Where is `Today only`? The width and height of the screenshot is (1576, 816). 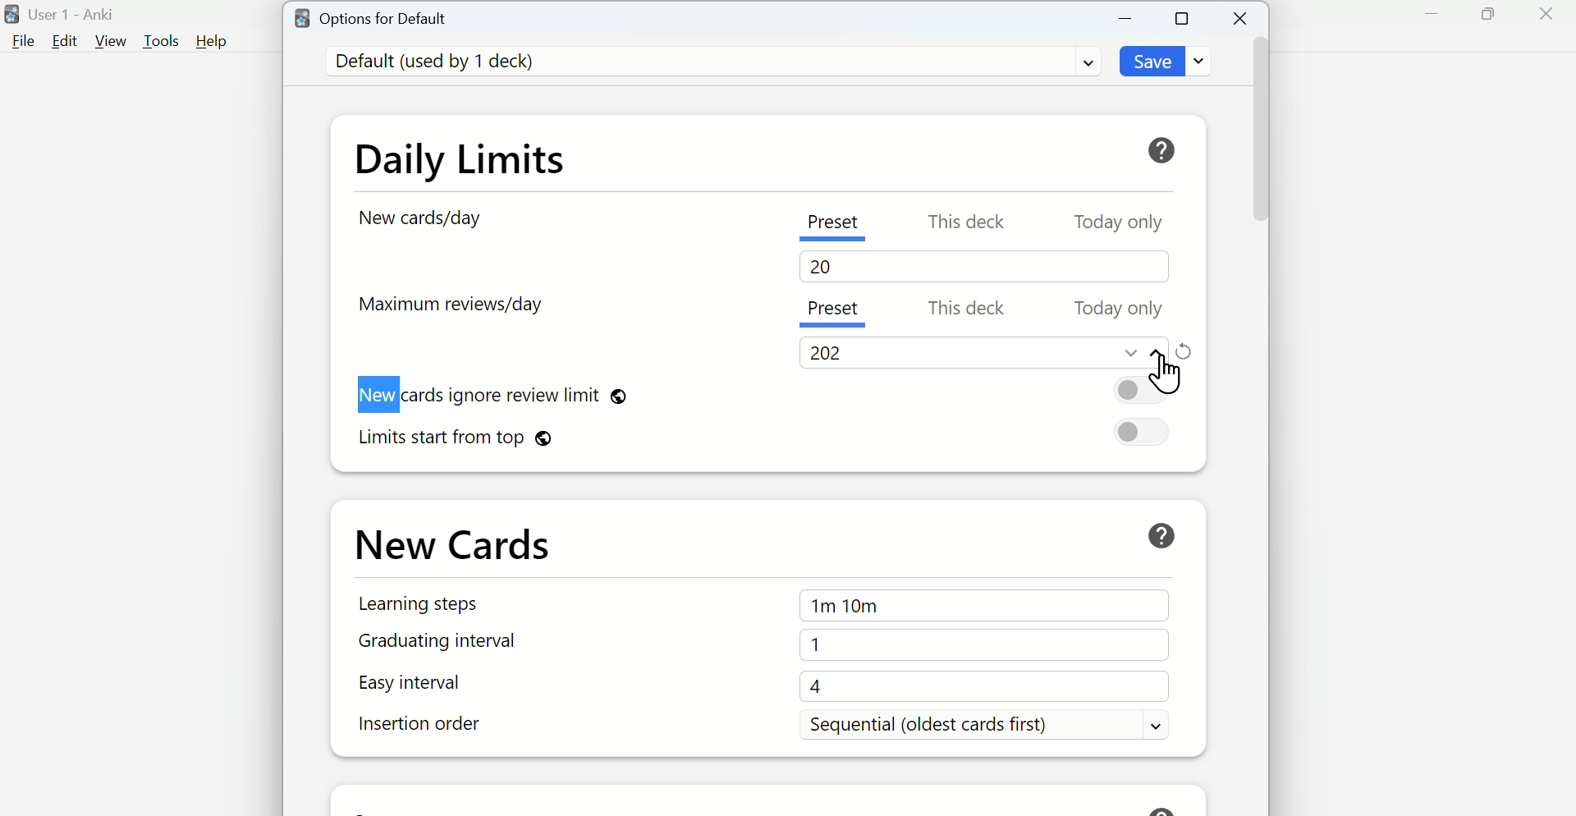 Today only is located at coordinates (1120, 309).